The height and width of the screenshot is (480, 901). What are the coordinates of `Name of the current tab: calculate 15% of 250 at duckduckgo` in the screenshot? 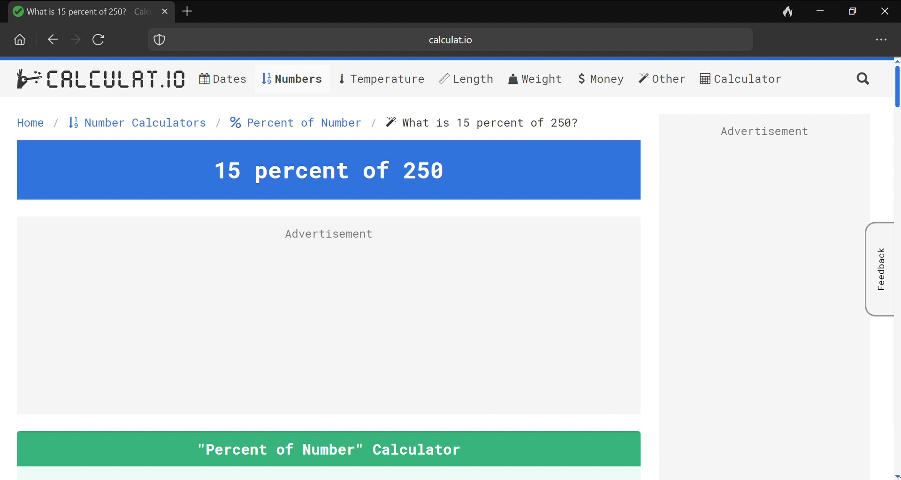 It's located at (77, 11).